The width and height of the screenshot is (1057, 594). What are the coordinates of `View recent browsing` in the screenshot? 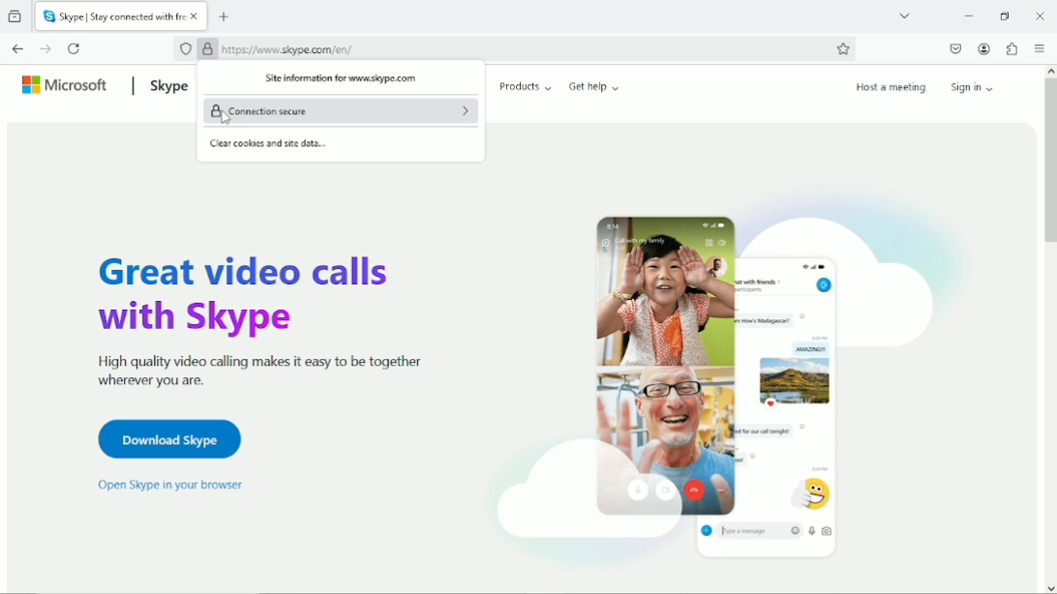 It's located at (16, 17).